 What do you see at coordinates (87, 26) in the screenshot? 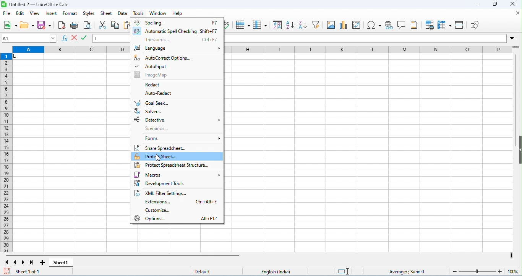
I see `print preview` at bounding box center [87, 26].